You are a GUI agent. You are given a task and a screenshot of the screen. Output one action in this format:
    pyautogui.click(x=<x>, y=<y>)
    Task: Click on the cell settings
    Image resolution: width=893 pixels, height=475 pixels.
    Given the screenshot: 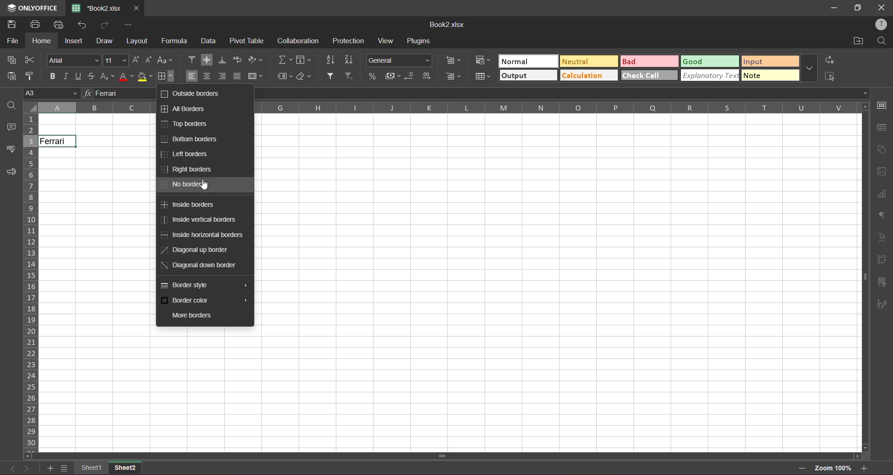 What is the action you would take?
    pyautogui.click(x=880, y=106)
    